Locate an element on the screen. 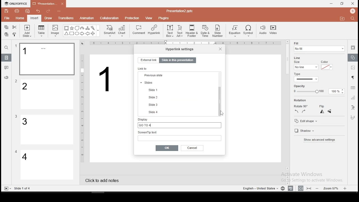  protection is located at coordinates (132, 18).